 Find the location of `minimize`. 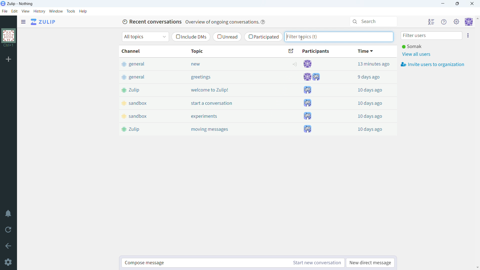

minimize is located at coordinates (443, 3).